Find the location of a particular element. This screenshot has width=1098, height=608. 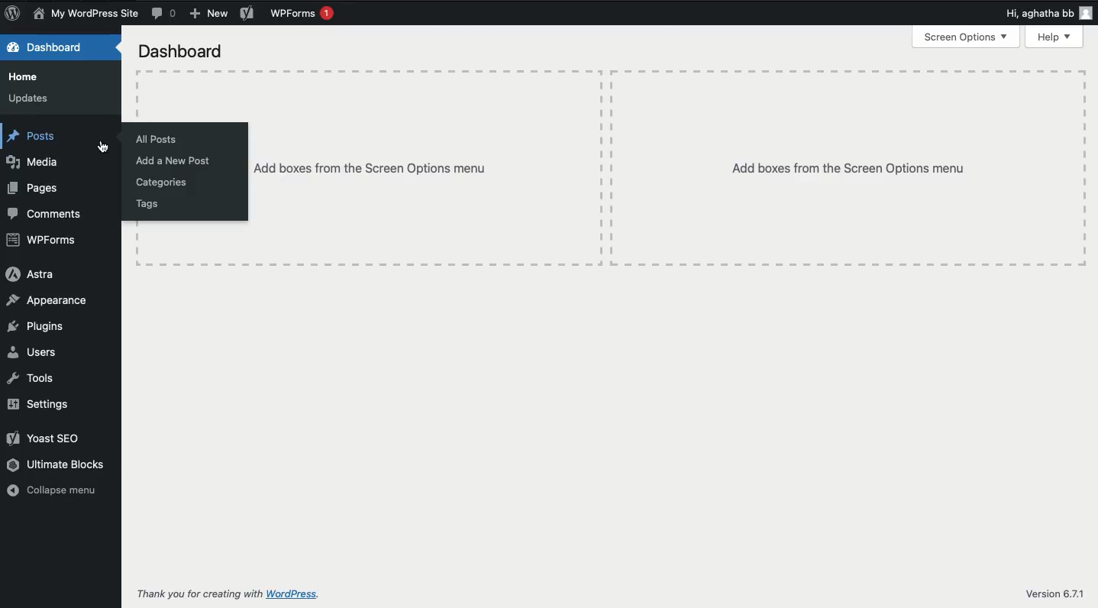

Posts is located at coordinates (39, 137).